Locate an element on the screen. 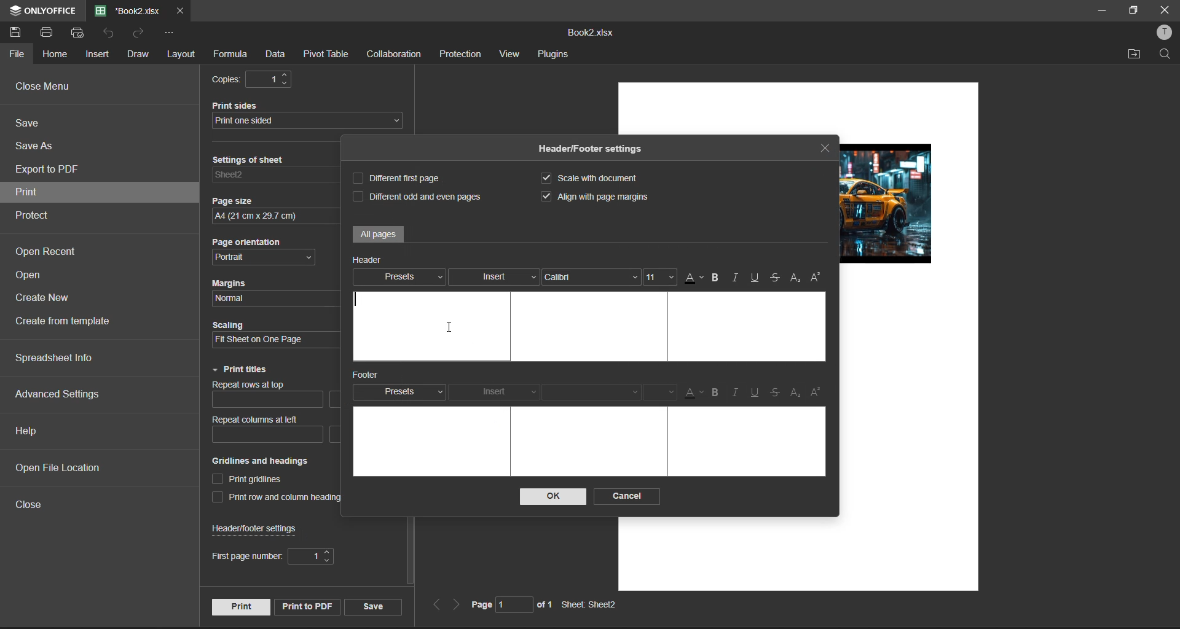  profile is located at coordinates (1162, 34).